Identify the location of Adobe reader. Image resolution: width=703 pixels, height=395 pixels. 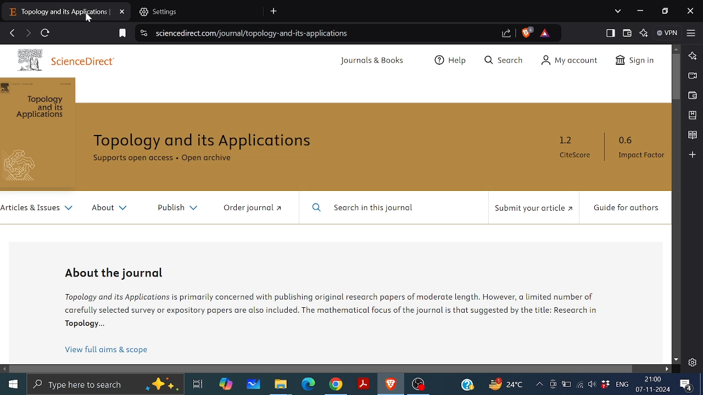
(362, 384).